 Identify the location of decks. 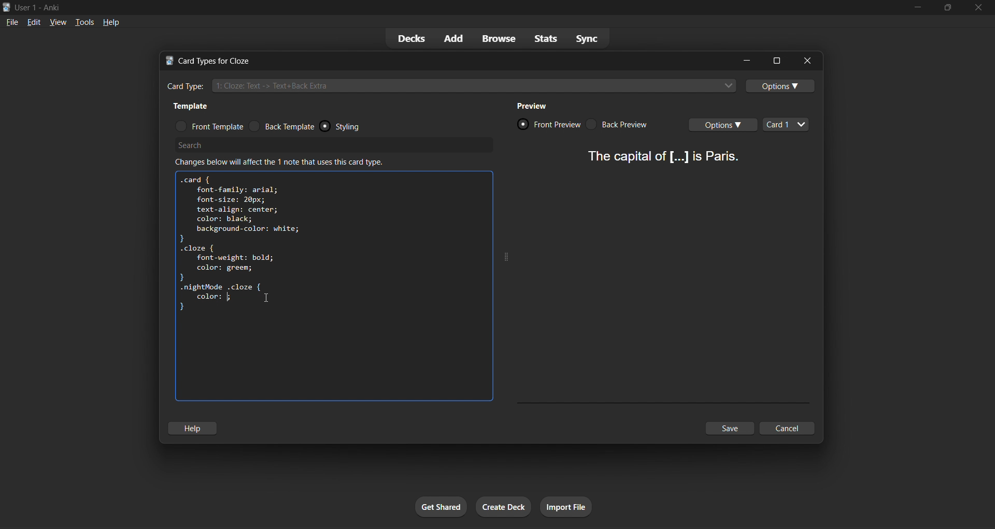
(409, 38).